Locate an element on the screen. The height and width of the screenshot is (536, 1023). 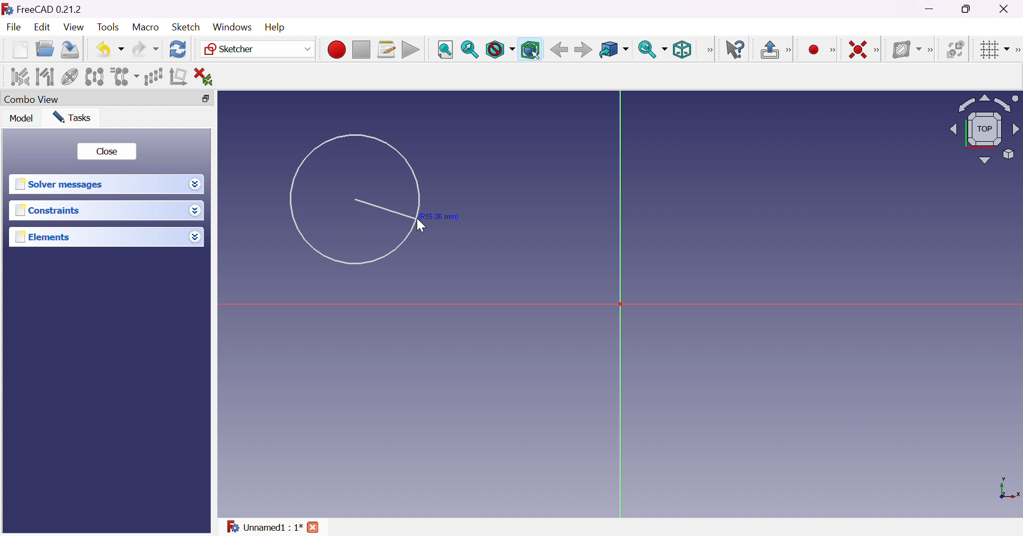
[Sketcher constraints] is located at coordinates (879, 51).